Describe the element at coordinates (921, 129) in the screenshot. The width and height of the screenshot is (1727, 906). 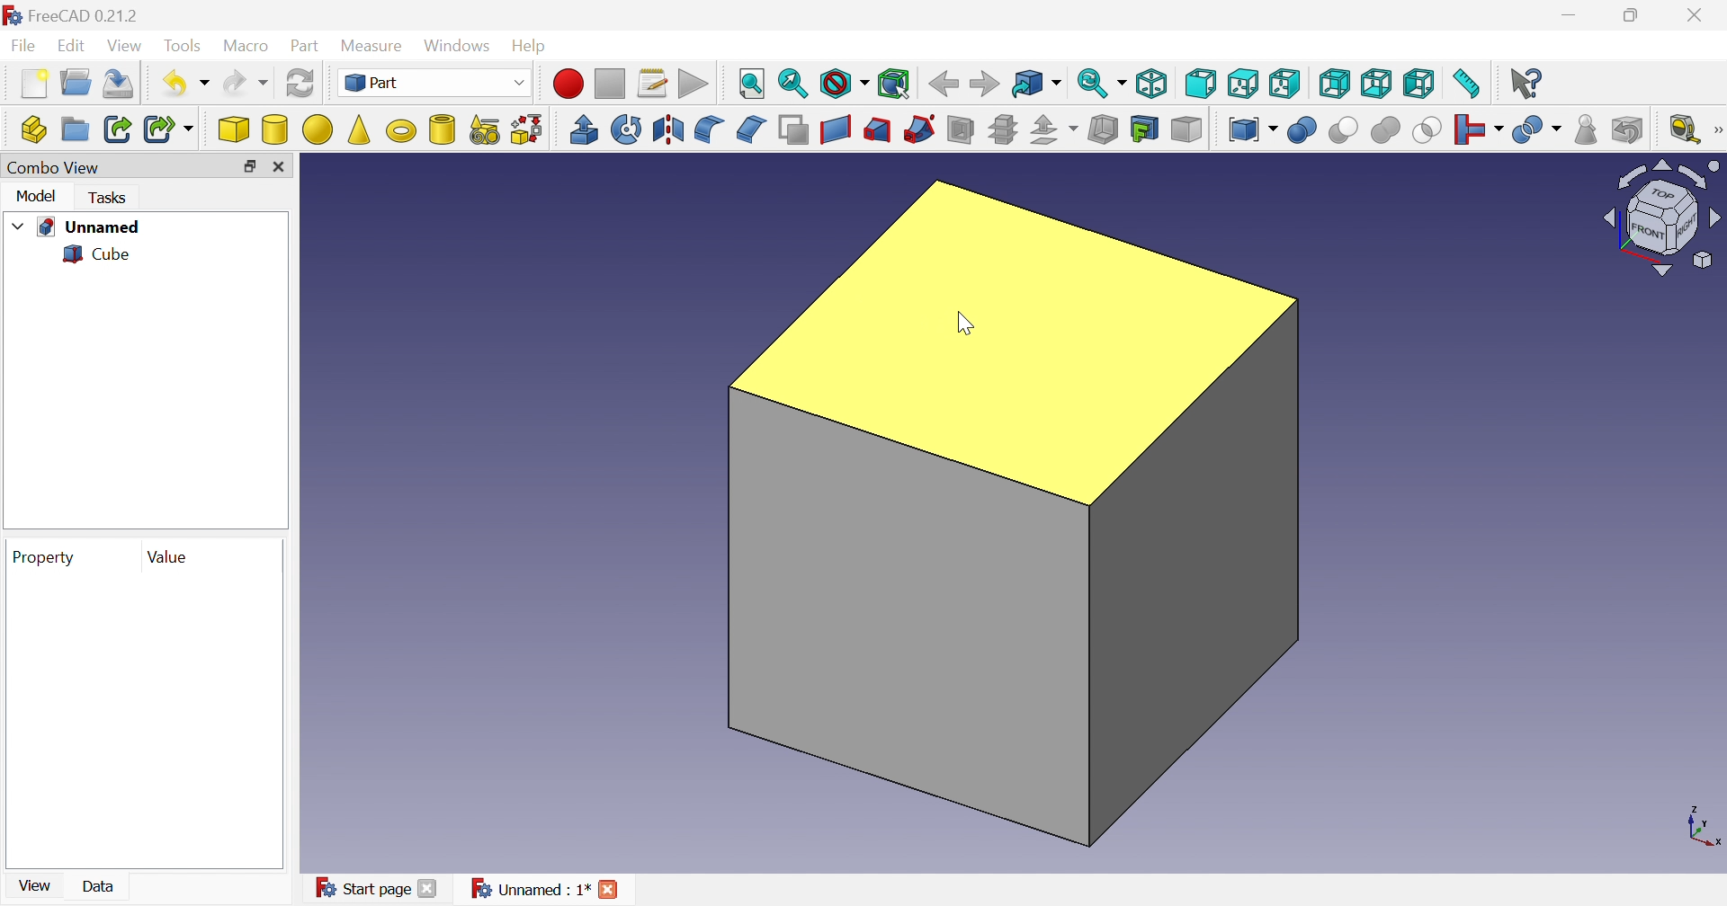
I see `Sweep` at that location.